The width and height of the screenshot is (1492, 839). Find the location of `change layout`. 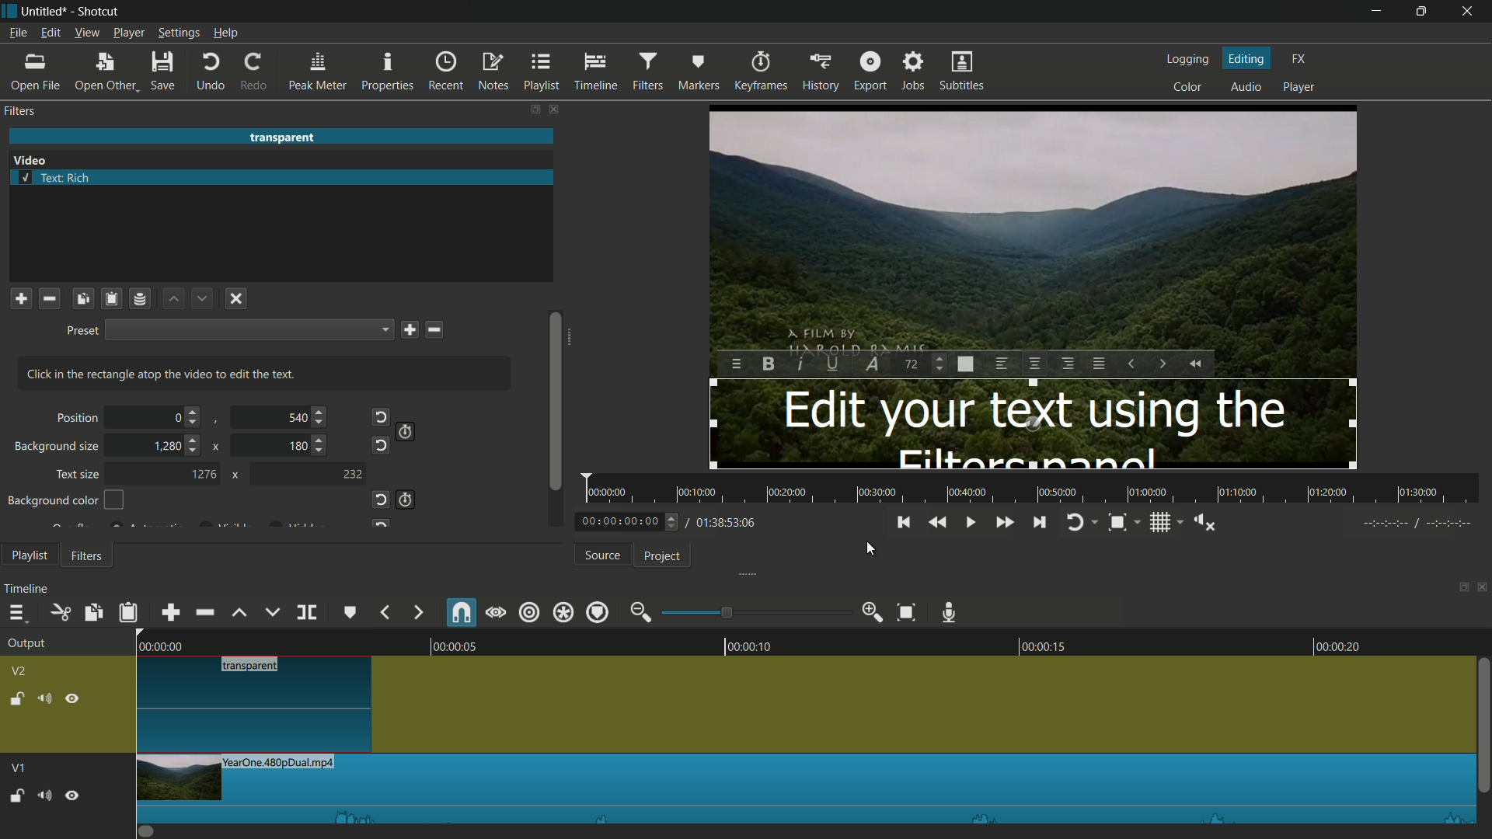

change layout is located at coordinates (1459, 590).